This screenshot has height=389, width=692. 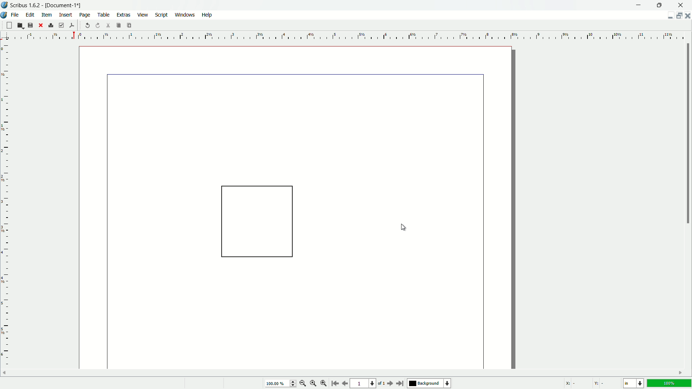 I want to click on 100%, so click(x=670, y=384).